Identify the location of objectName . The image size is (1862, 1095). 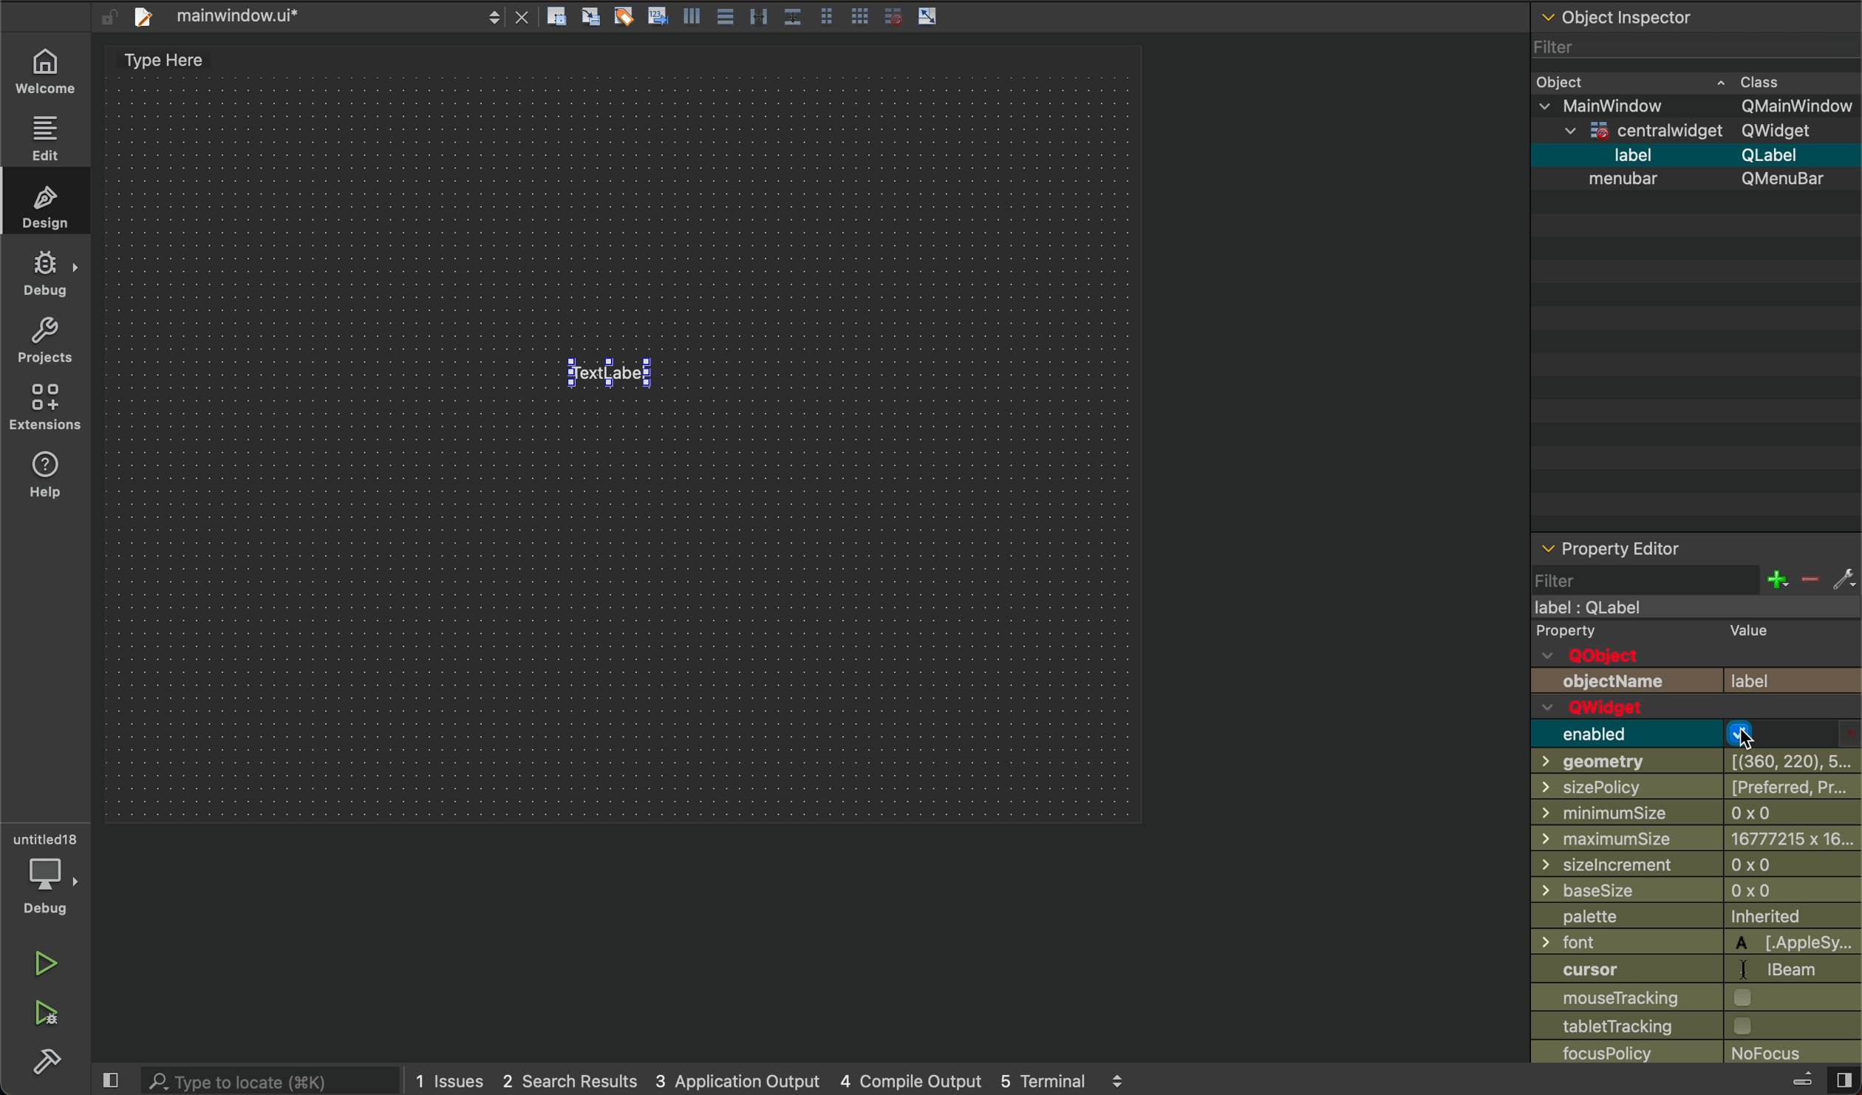
(1621, 682).